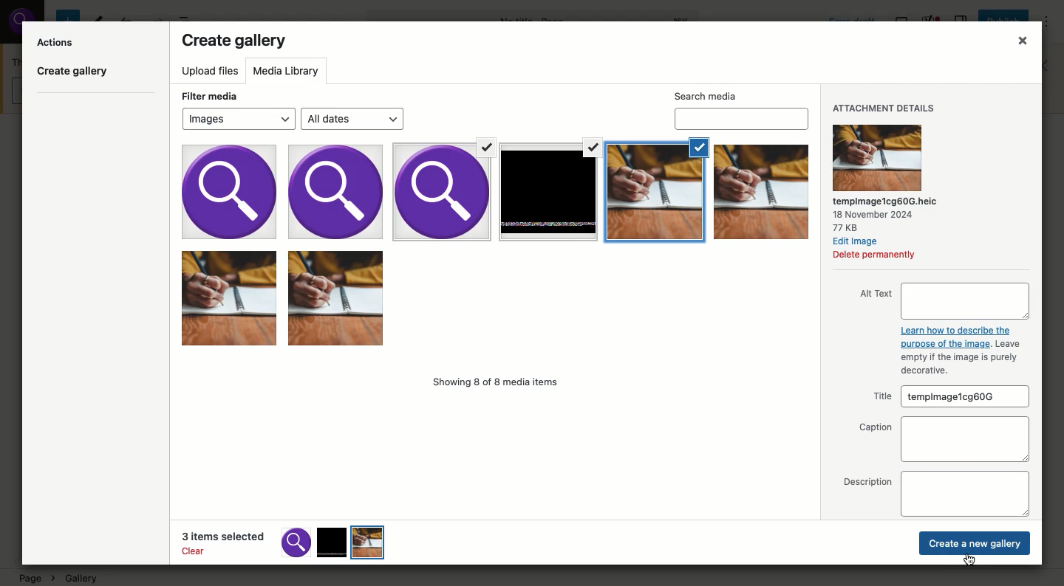 The image size is (1064, 586). Describe the element at coordinates (497, 302) in the screenshot. I see `Images` at that location.